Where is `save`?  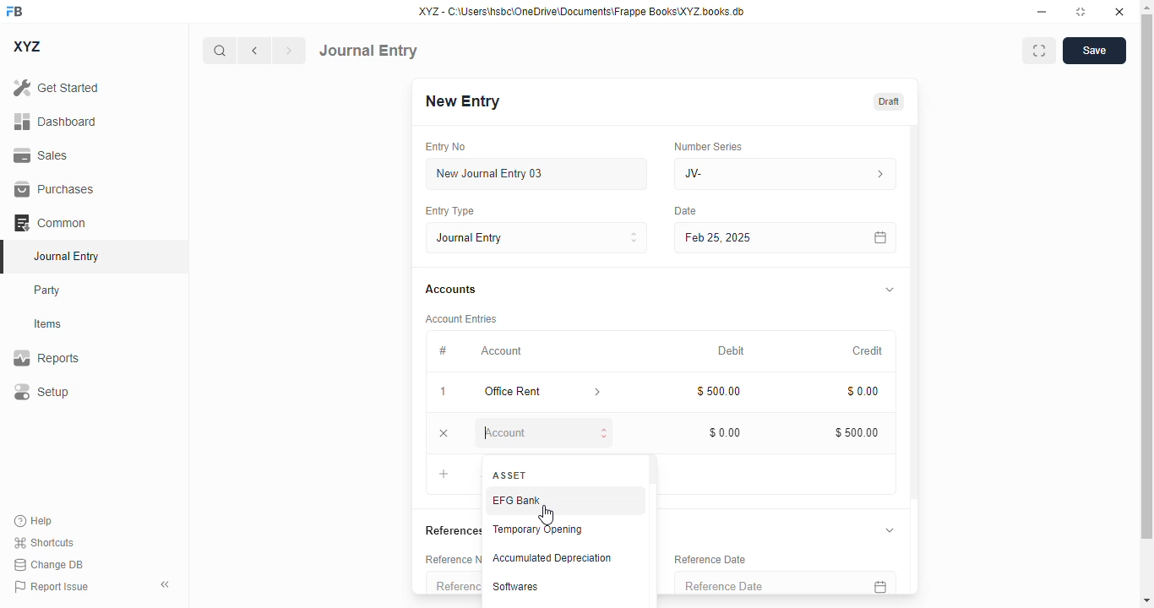
save is located at coordinates (1095, 51).